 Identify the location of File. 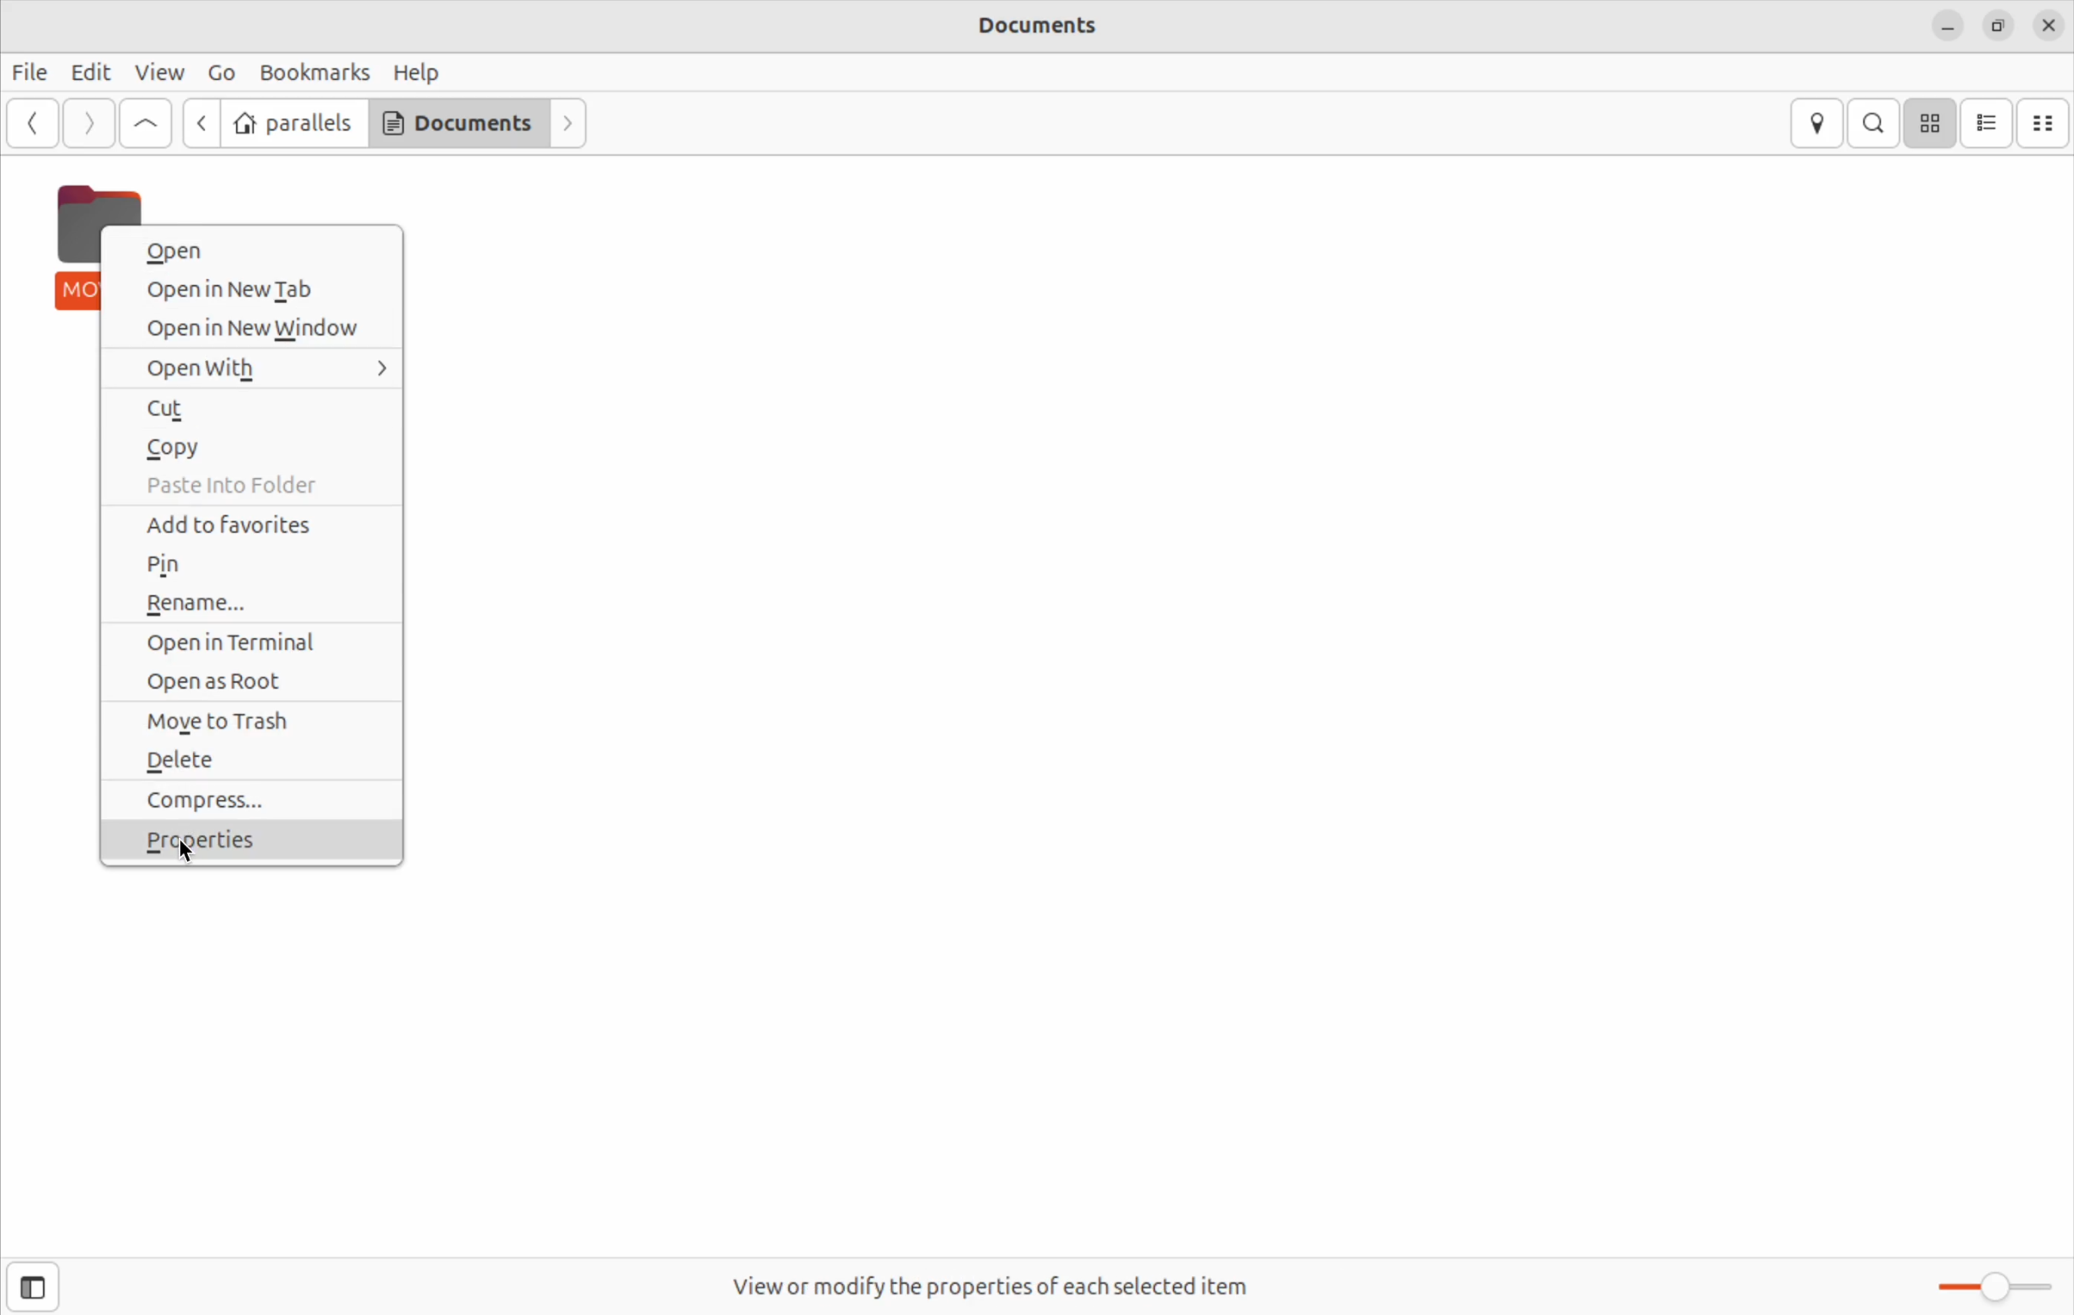
(30, 72).